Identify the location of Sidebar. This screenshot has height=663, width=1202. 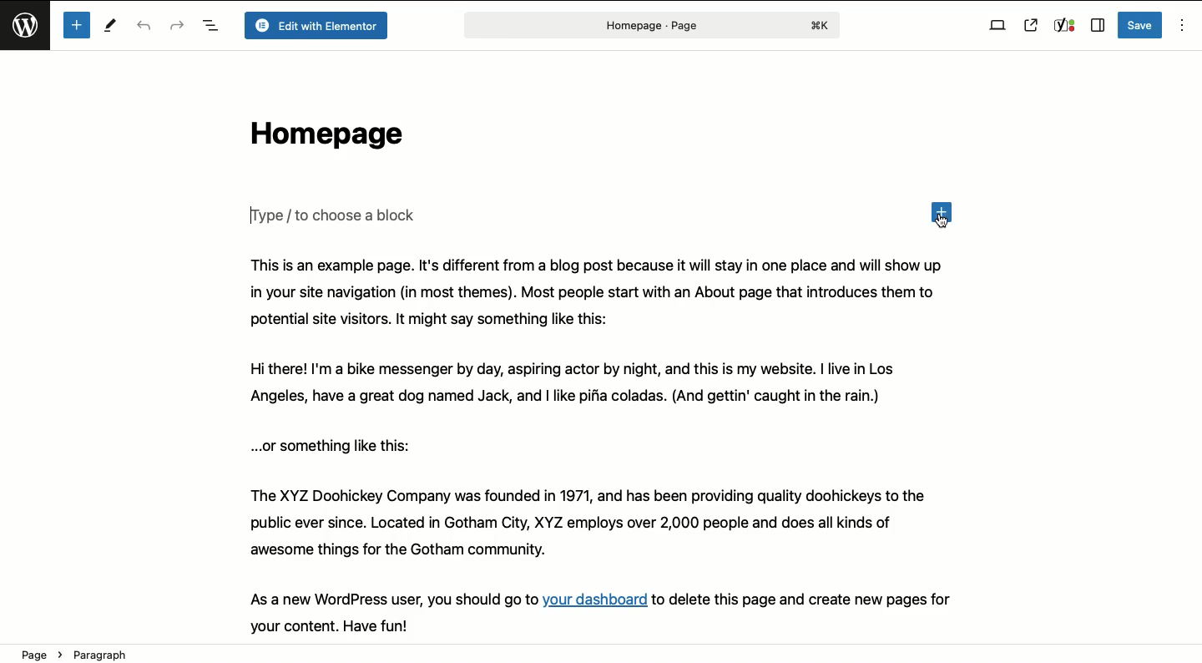
(1097, 26).